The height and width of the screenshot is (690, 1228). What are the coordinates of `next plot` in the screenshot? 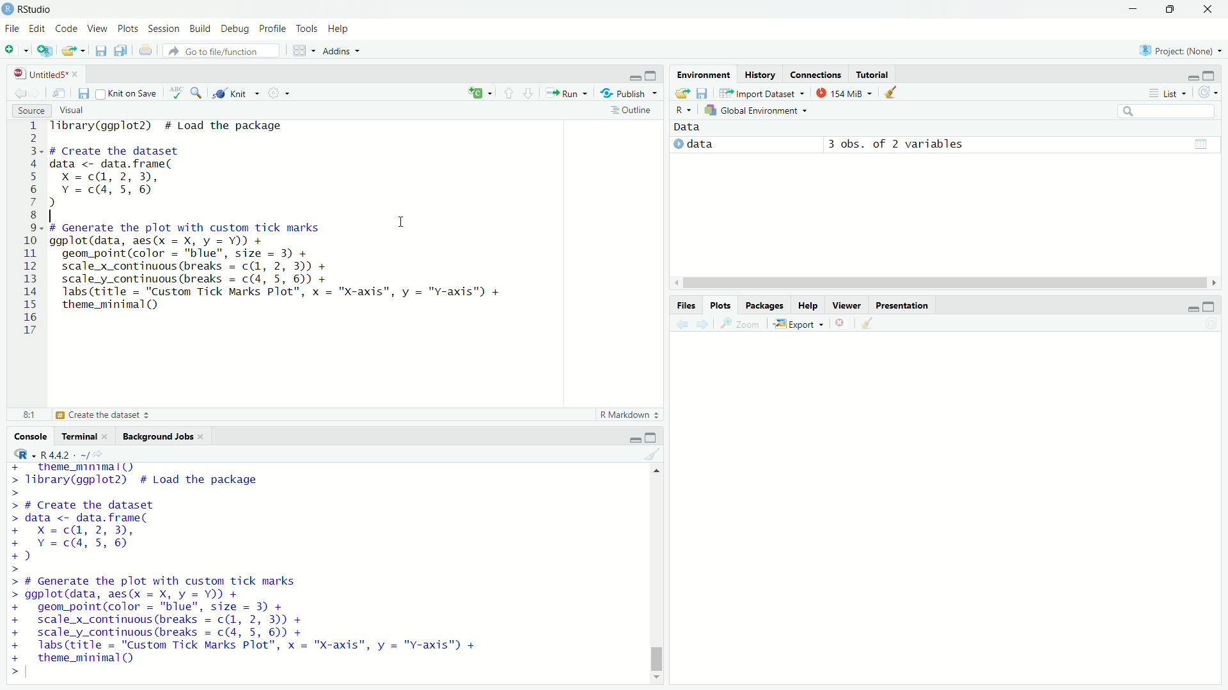 It's located at (704, 323).